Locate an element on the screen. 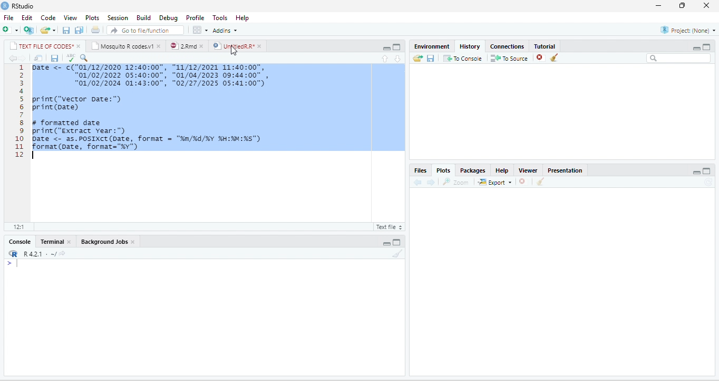 The image size is (719, 381). Terminal  is located at coordinates (51, 242).